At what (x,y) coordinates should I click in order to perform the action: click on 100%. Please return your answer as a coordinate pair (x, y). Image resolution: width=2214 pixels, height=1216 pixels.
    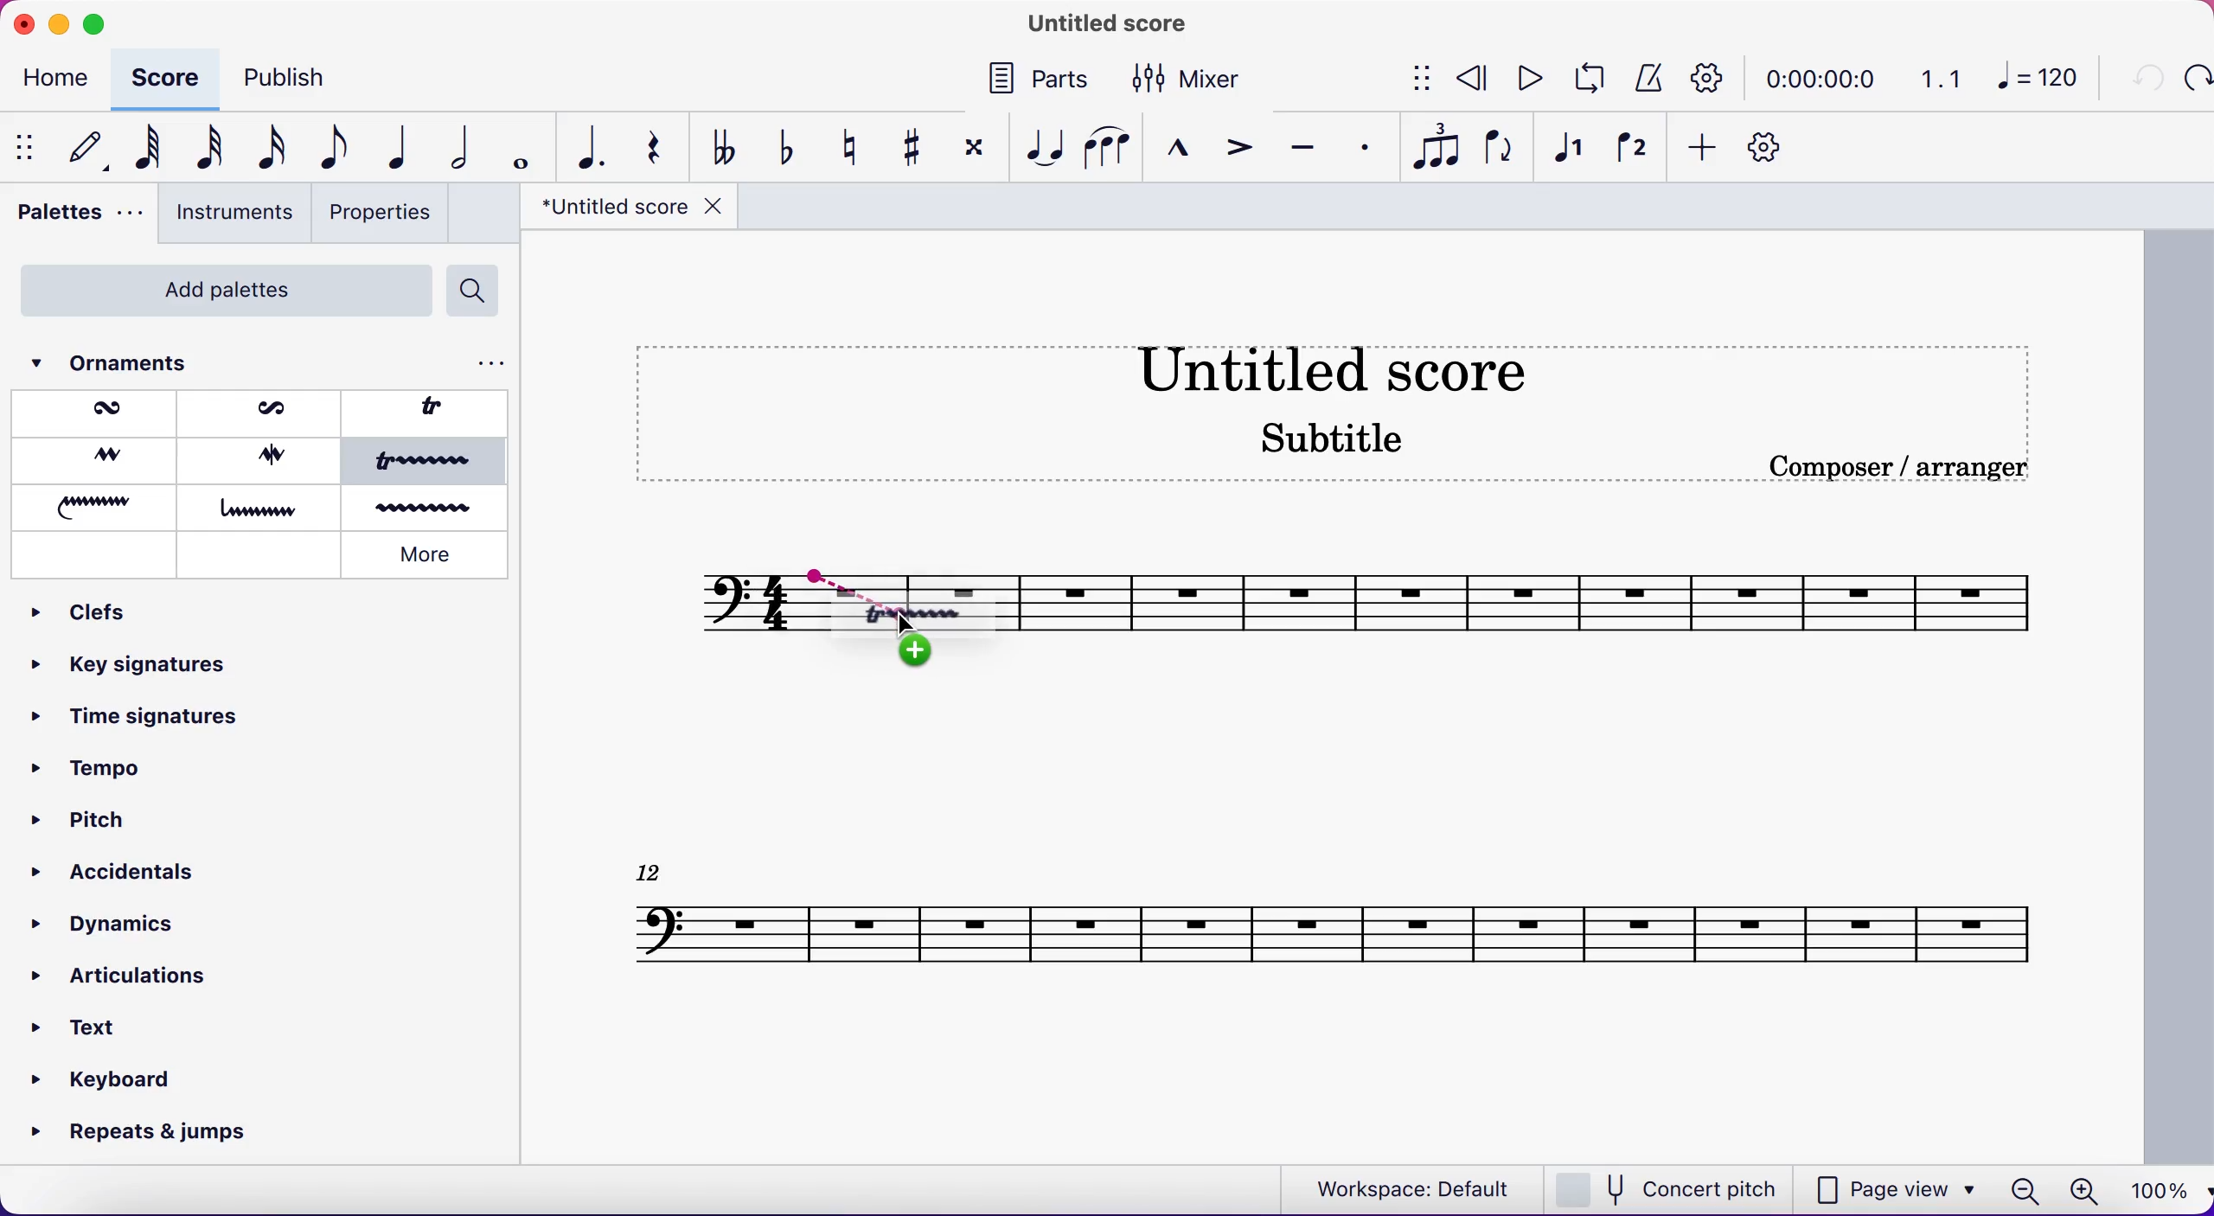
    Looking at the image, I should click on (2161, 1192).